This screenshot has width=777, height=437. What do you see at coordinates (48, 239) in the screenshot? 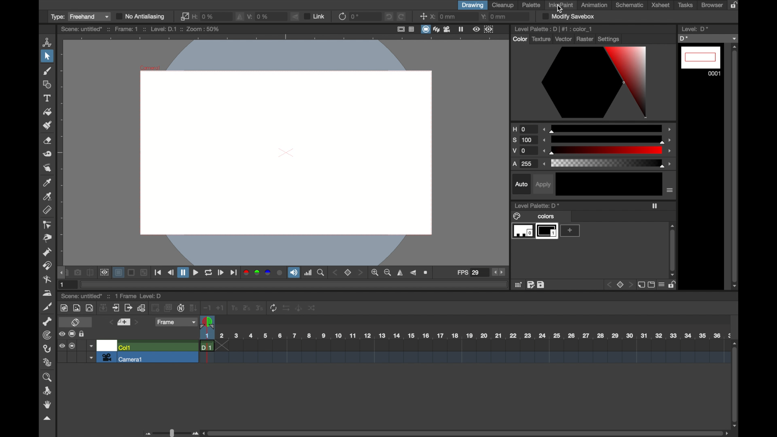
I see `pinch tool` at bounding box center [48, 239].